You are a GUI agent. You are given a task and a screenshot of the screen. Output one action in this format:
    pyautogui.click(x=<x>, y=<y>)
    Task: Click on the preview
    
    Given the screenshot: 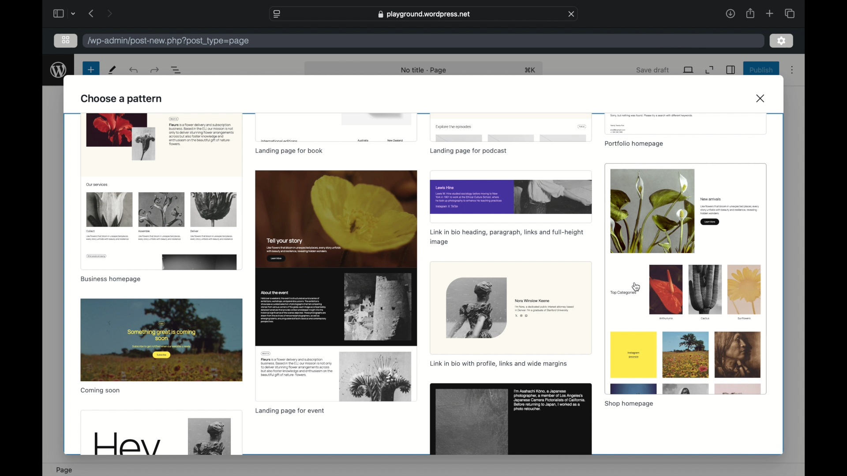 What is the action you would take?
    pyautogui.click(x=161, y=191)
    